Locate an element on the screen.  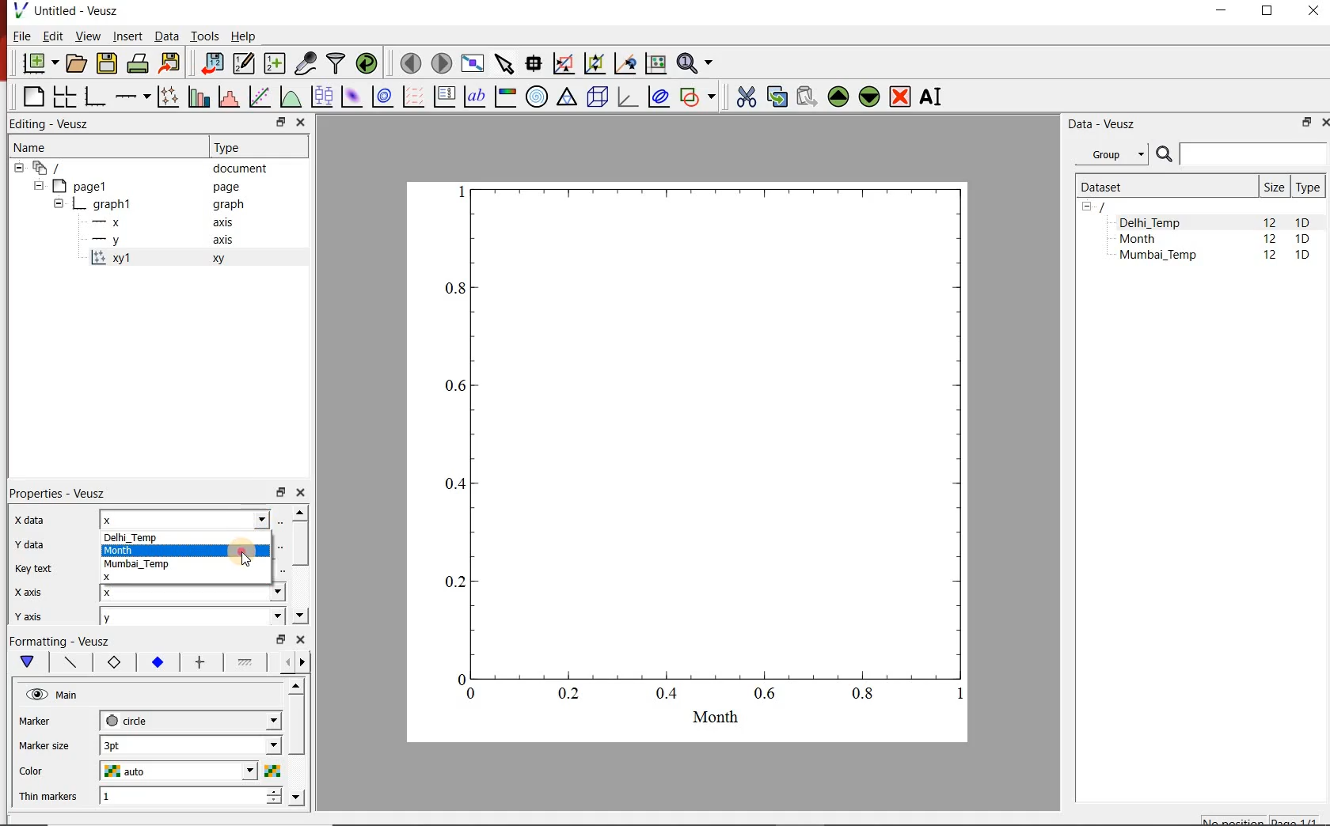
view plot full screen is located at coordinates (473, 64).